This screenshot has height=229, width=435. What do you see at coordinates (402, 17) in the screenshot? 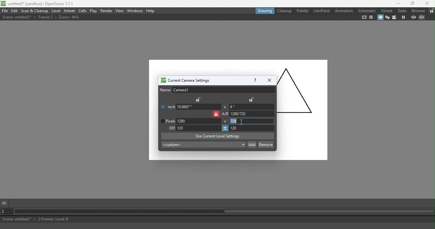
I see `Freeze` at bounding box center [402, 17].